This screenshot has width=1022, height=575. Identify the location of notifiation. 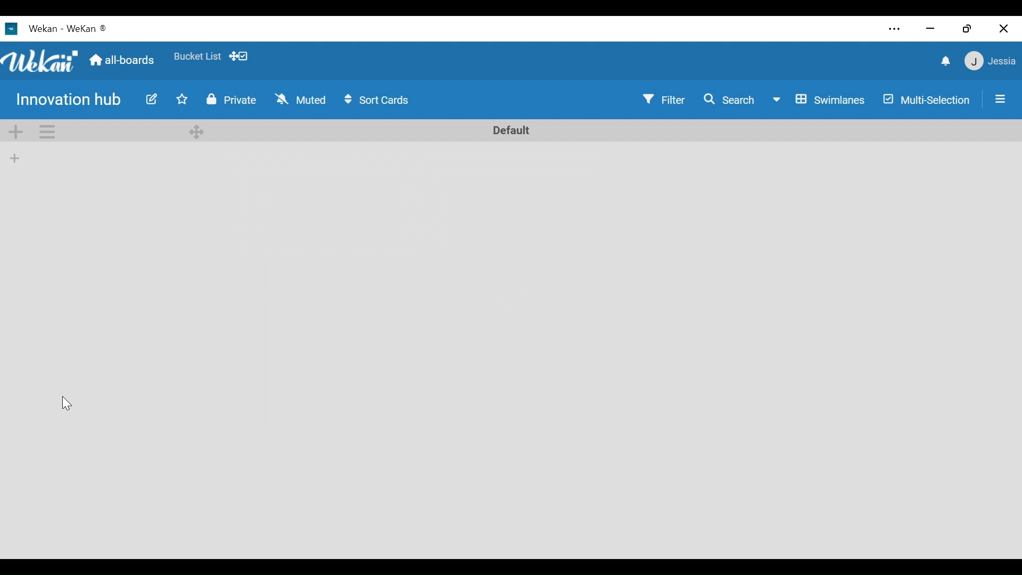
(944, 61).